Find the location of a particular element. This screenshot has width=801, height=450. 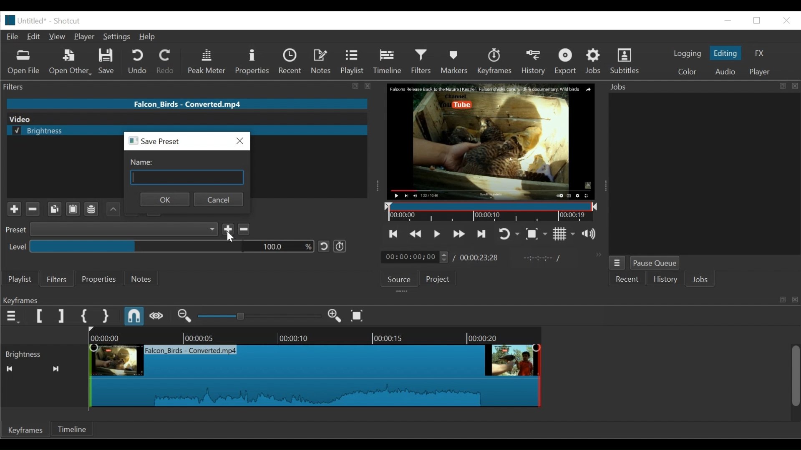

Clipboard is located at coordinates (72, 210).